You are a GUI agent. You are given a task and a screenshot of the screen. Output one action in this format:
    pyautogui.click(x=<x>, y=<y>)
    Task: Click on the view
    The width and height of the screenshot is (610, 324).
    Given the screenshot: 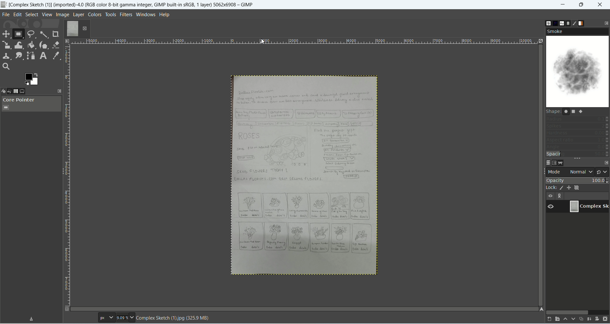 What is the action you would take?
    pyautogui.click(x=47, y=14)
    